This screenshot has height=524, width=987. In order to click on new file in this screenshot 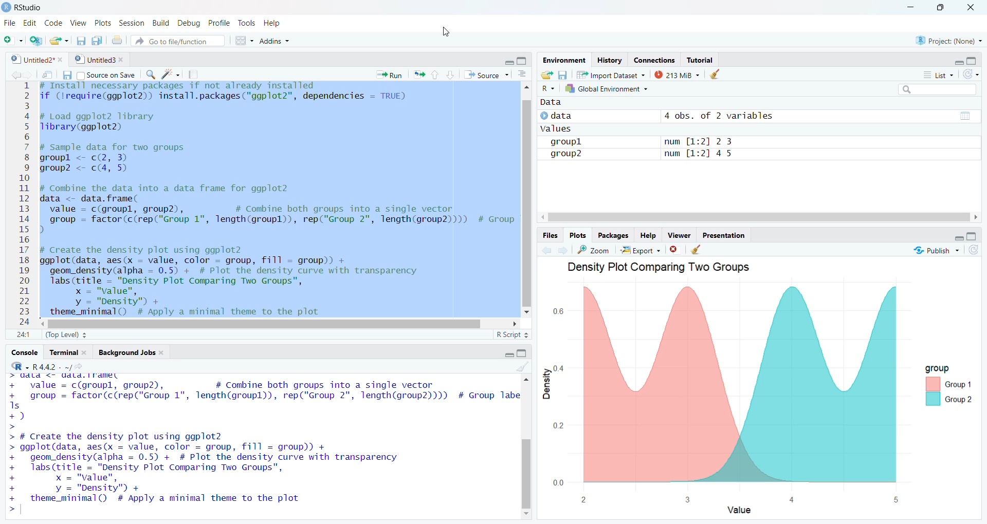, I will do `click(12, 39)`.